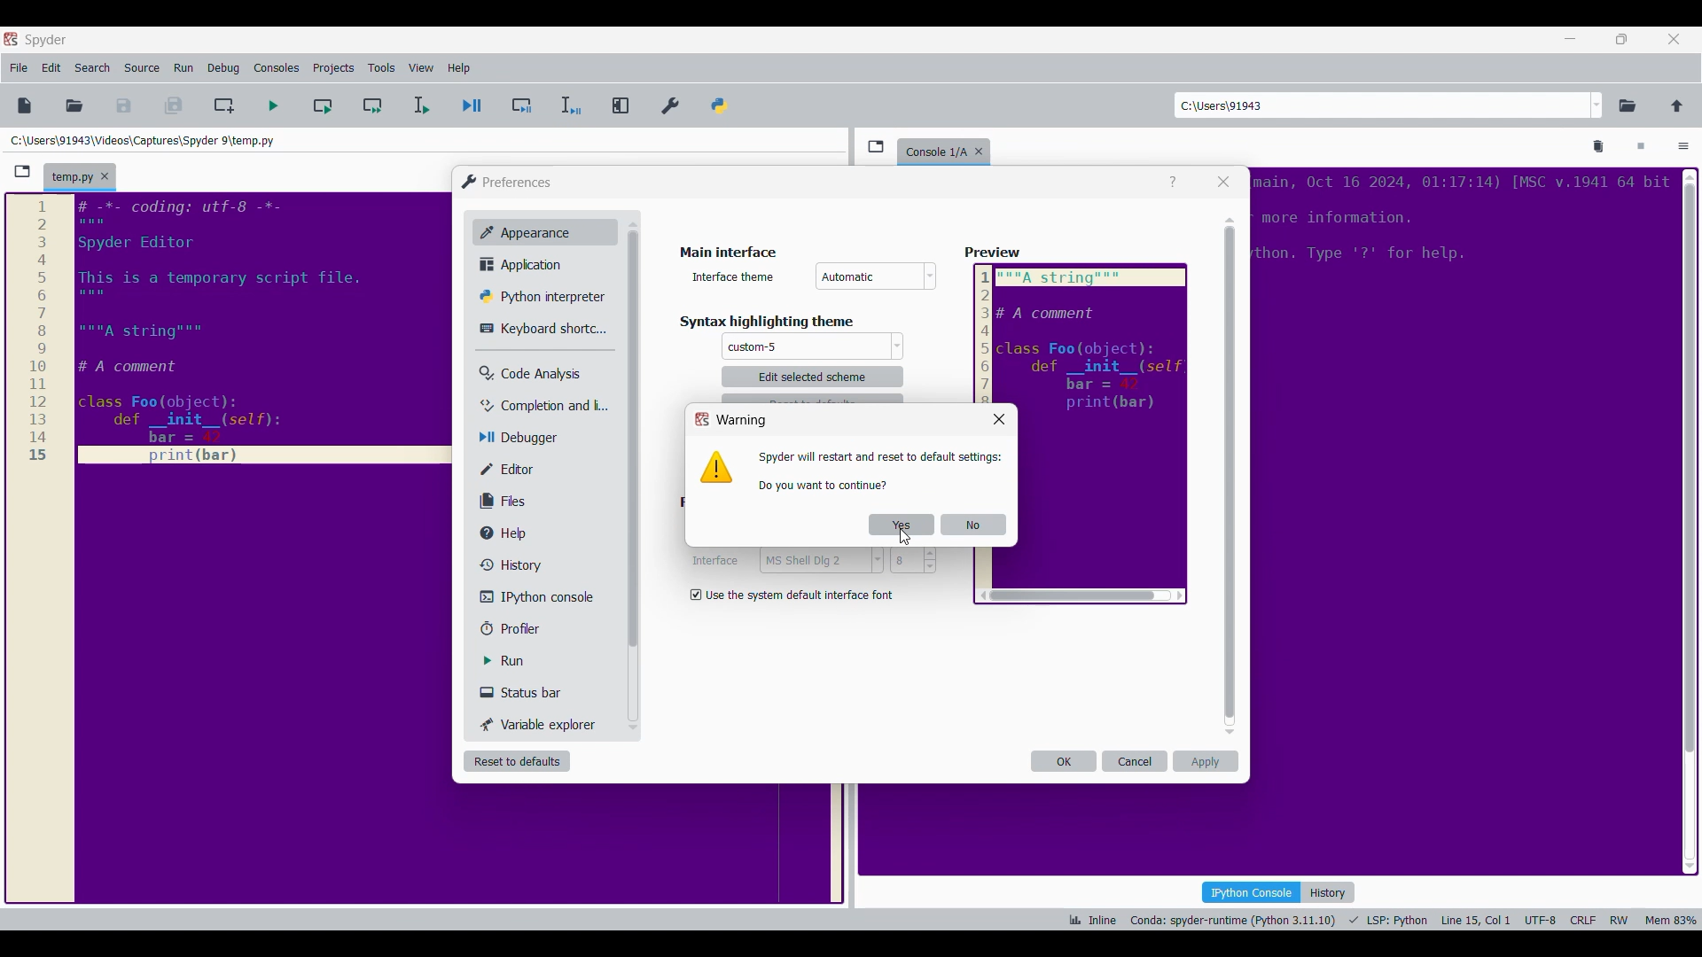  I want to click on Open, so click(74, 105).